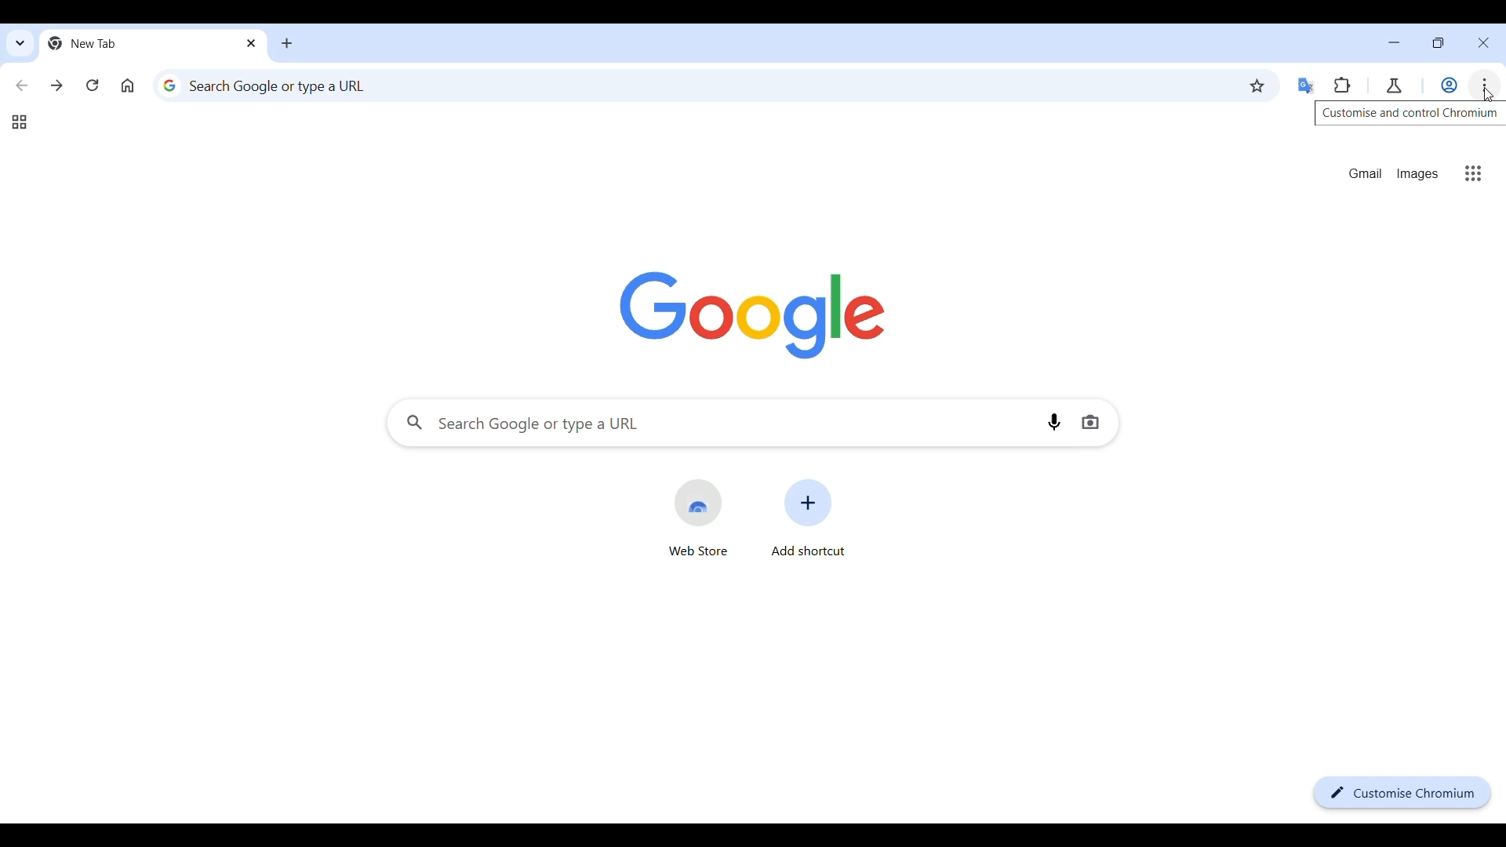 The width and height of the screenshot is (1506, 847). Describe the element at coordinates (1342, 85) in the screenshot. I see `Extensions` at that location.